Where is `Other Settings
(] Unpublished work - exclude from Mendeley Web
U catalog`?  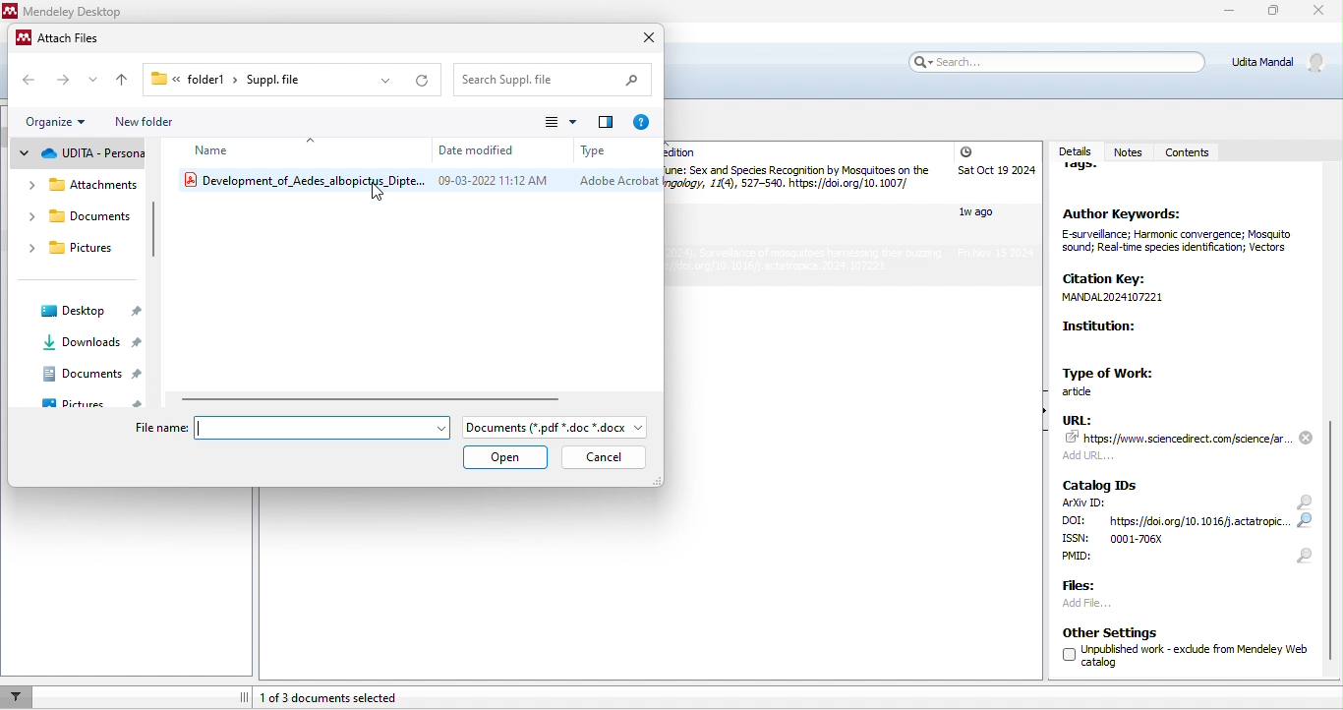
Other Settings
(] Unpublished work - exclude from Mendeley Web
U catalog is located at coordinates (1181, 649).